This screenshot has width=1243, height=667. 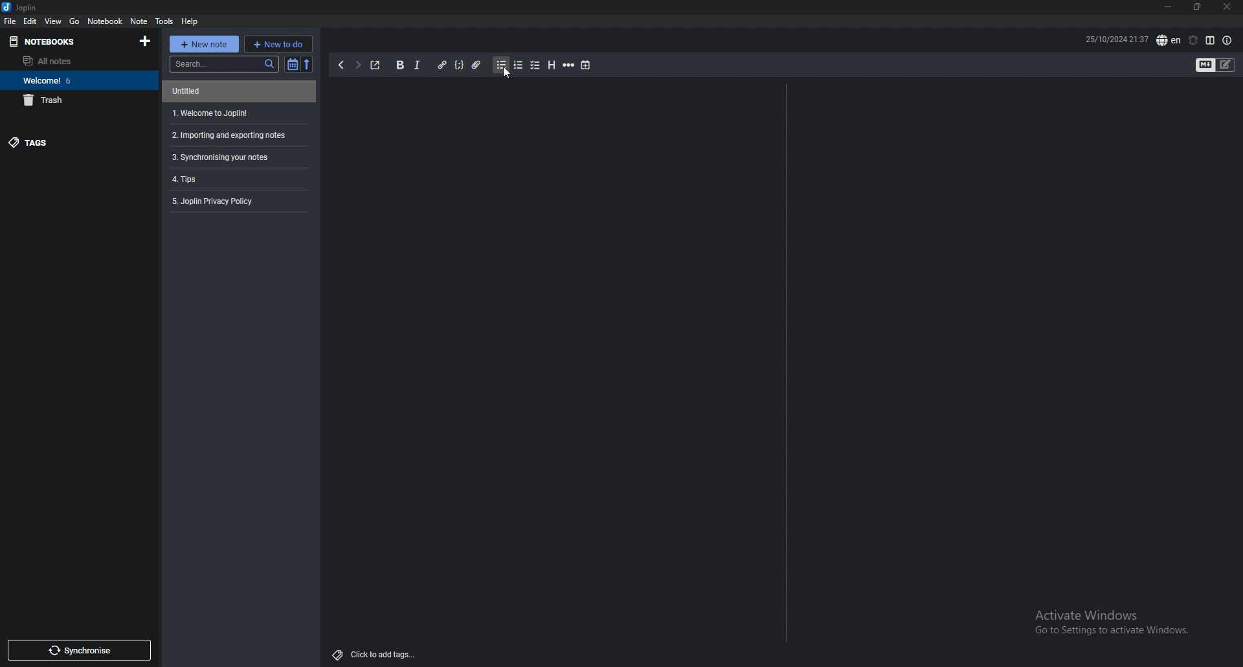 I want to click on spell check, so click(x=1167, y=40).